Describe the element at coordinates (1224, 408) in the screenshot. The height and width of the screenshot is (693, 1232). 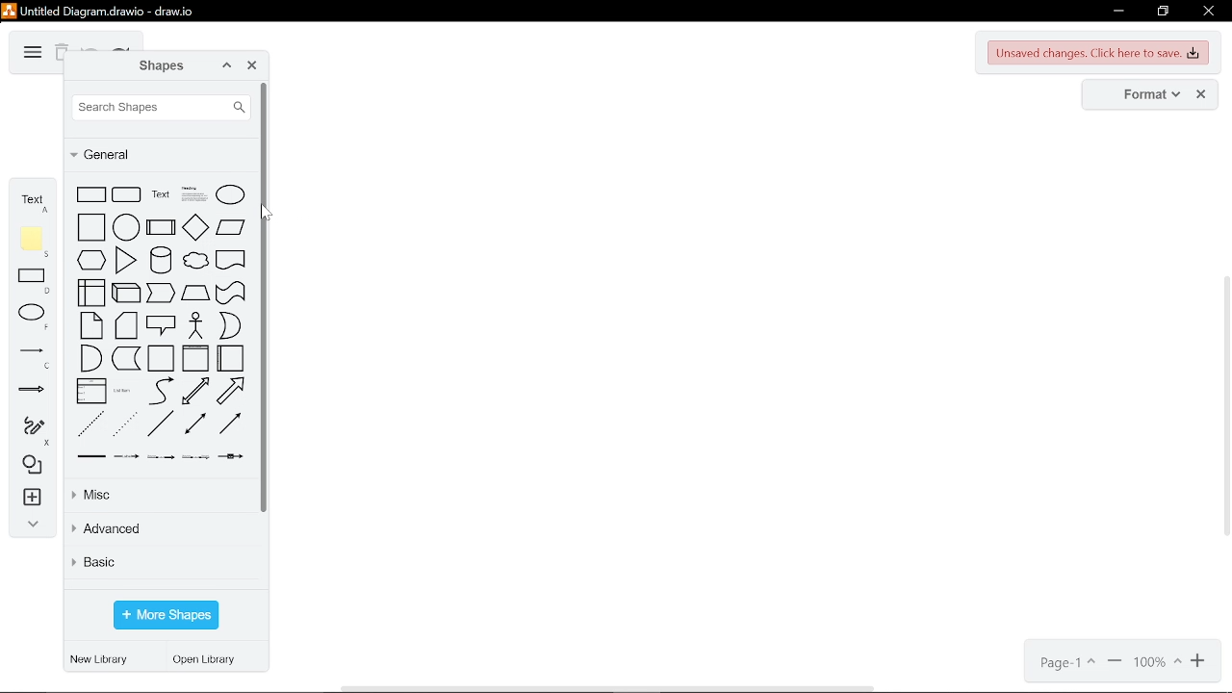
I see `vertical scroll bar` at that location.